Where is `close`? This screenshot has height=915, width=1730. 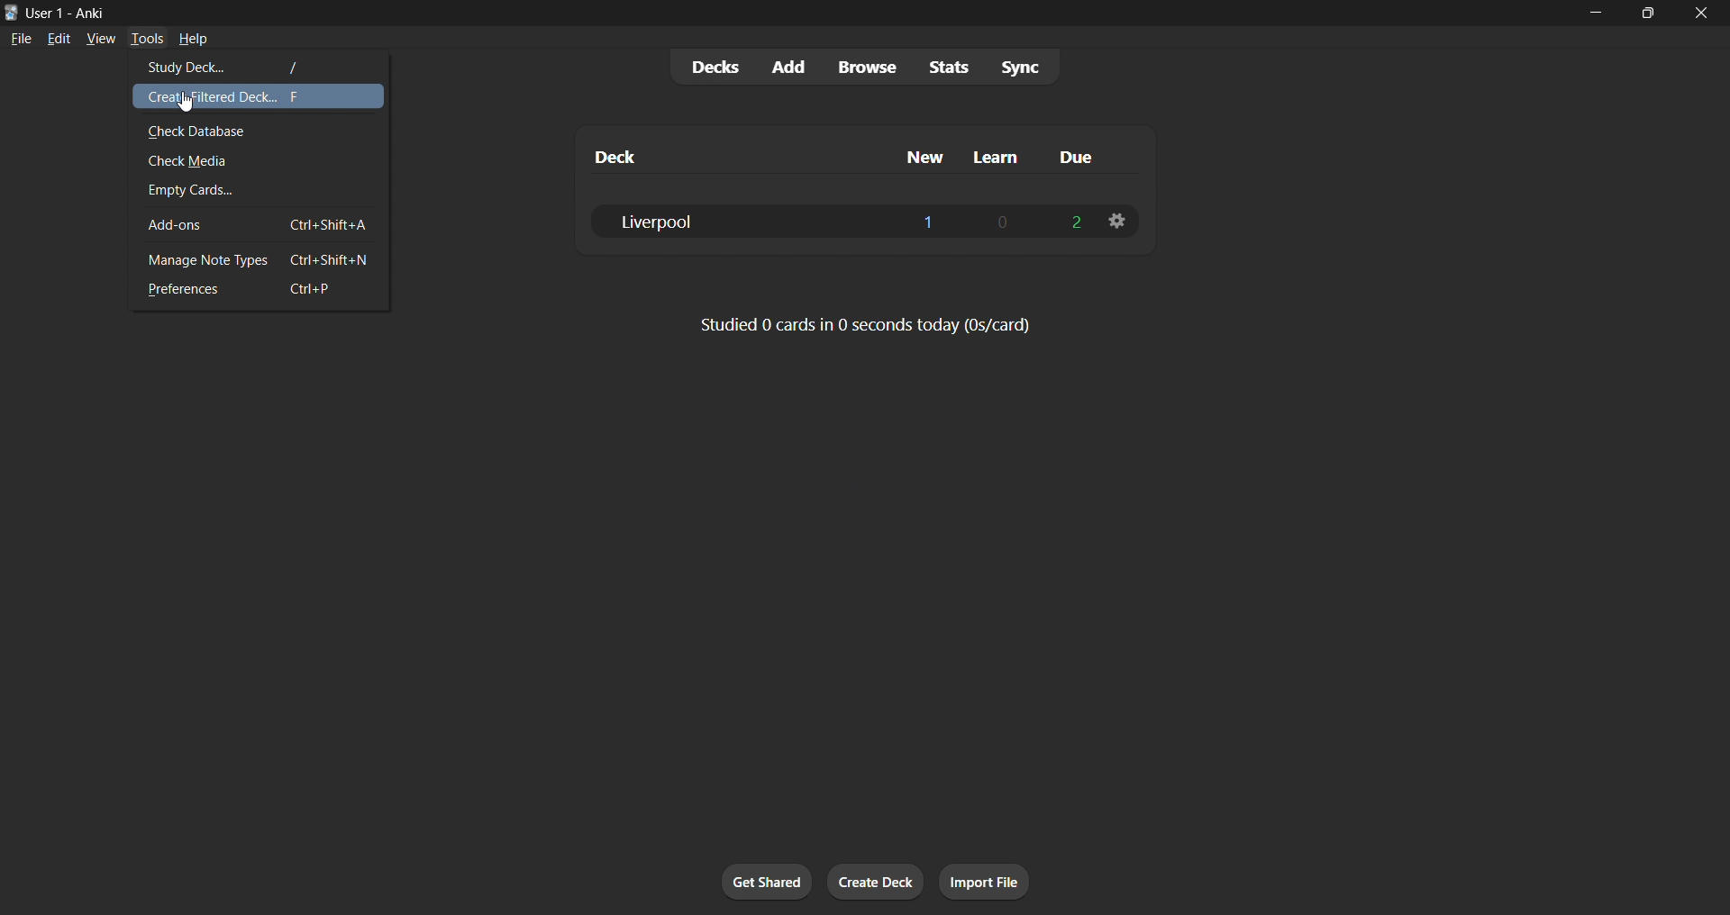
close is located at coordinates (1701, 13).